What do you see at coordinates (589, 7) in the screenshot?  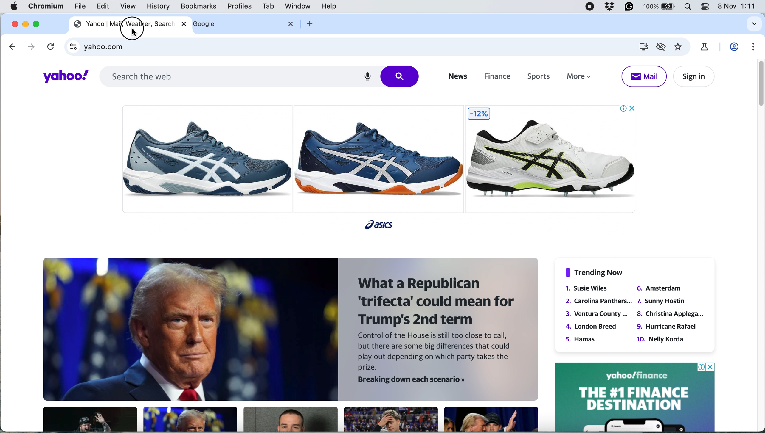 I see `screen recorder` at bounding box center [589, 7].